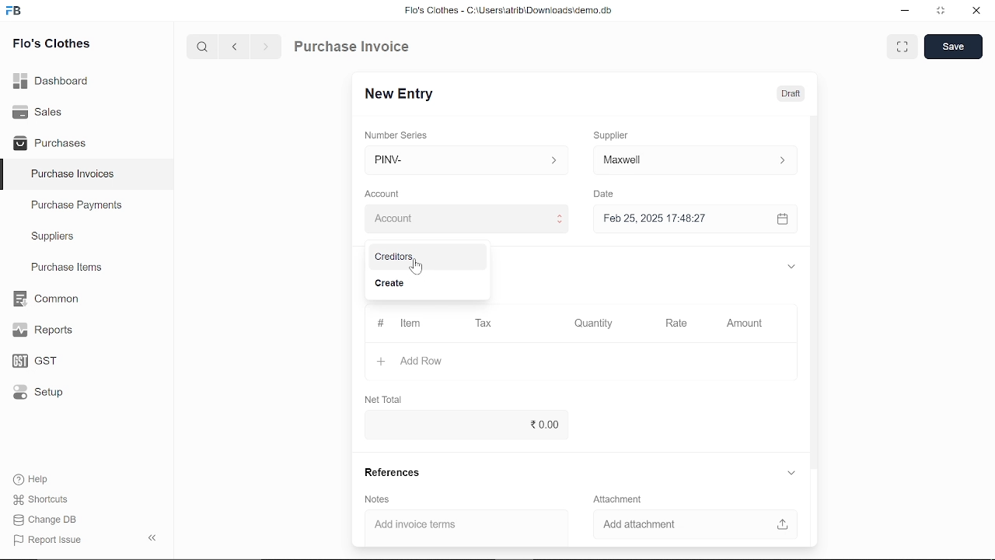  I want to click on Common, so click(47, 299).